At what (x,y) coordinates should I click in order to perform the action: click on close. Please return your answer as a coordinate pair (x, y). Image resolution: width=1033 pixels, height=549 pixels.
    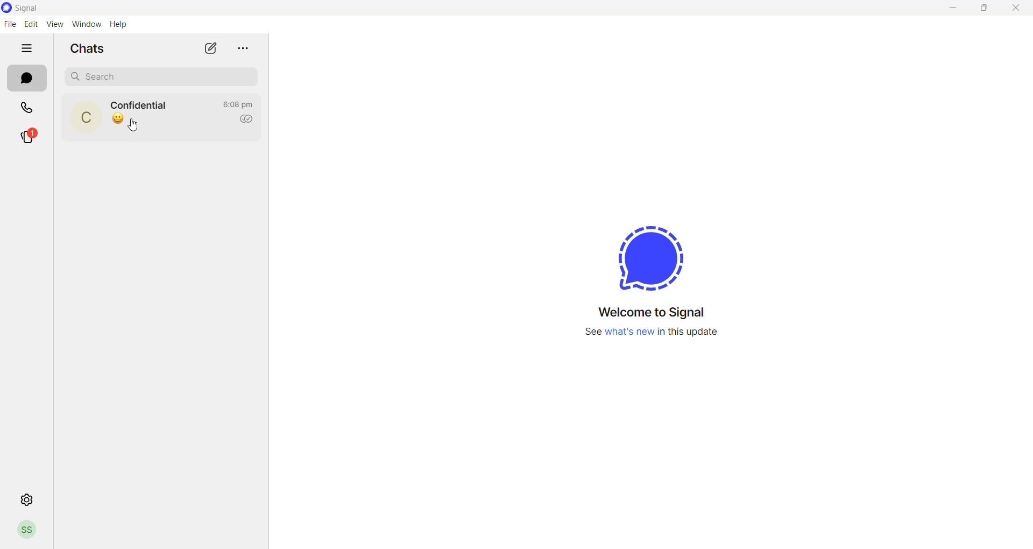
    Looking at the image, I should click on (1013, 11).